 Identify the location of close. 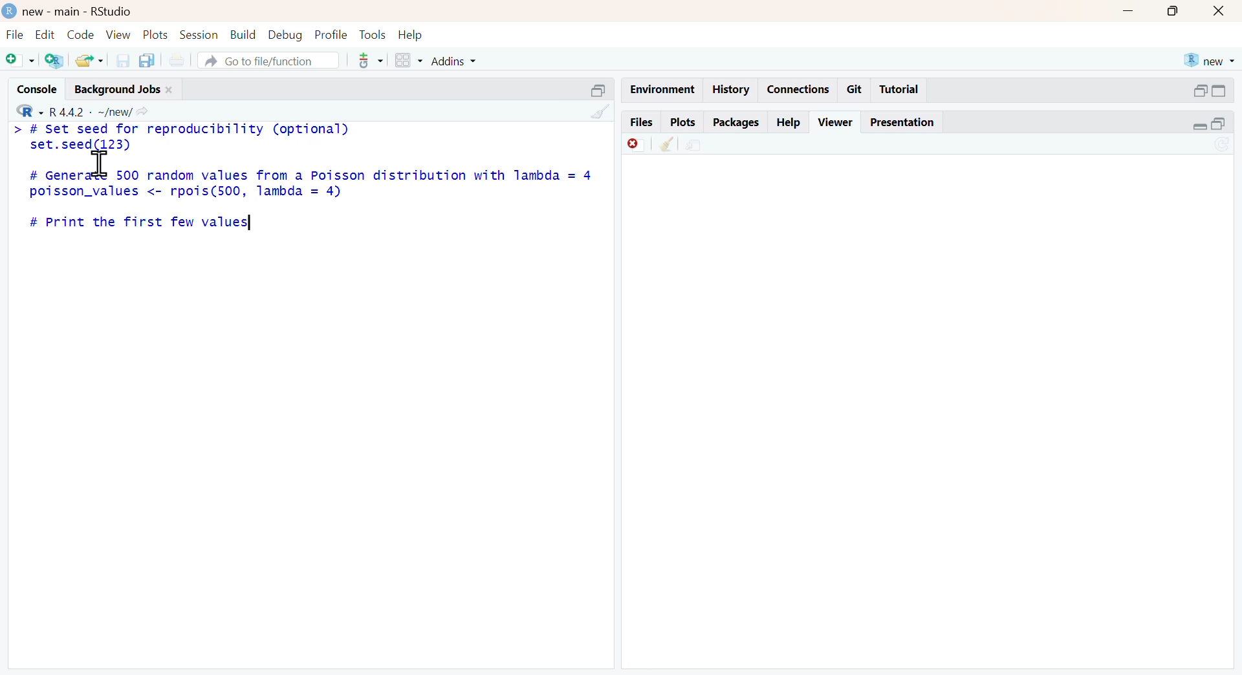
(170, 90).